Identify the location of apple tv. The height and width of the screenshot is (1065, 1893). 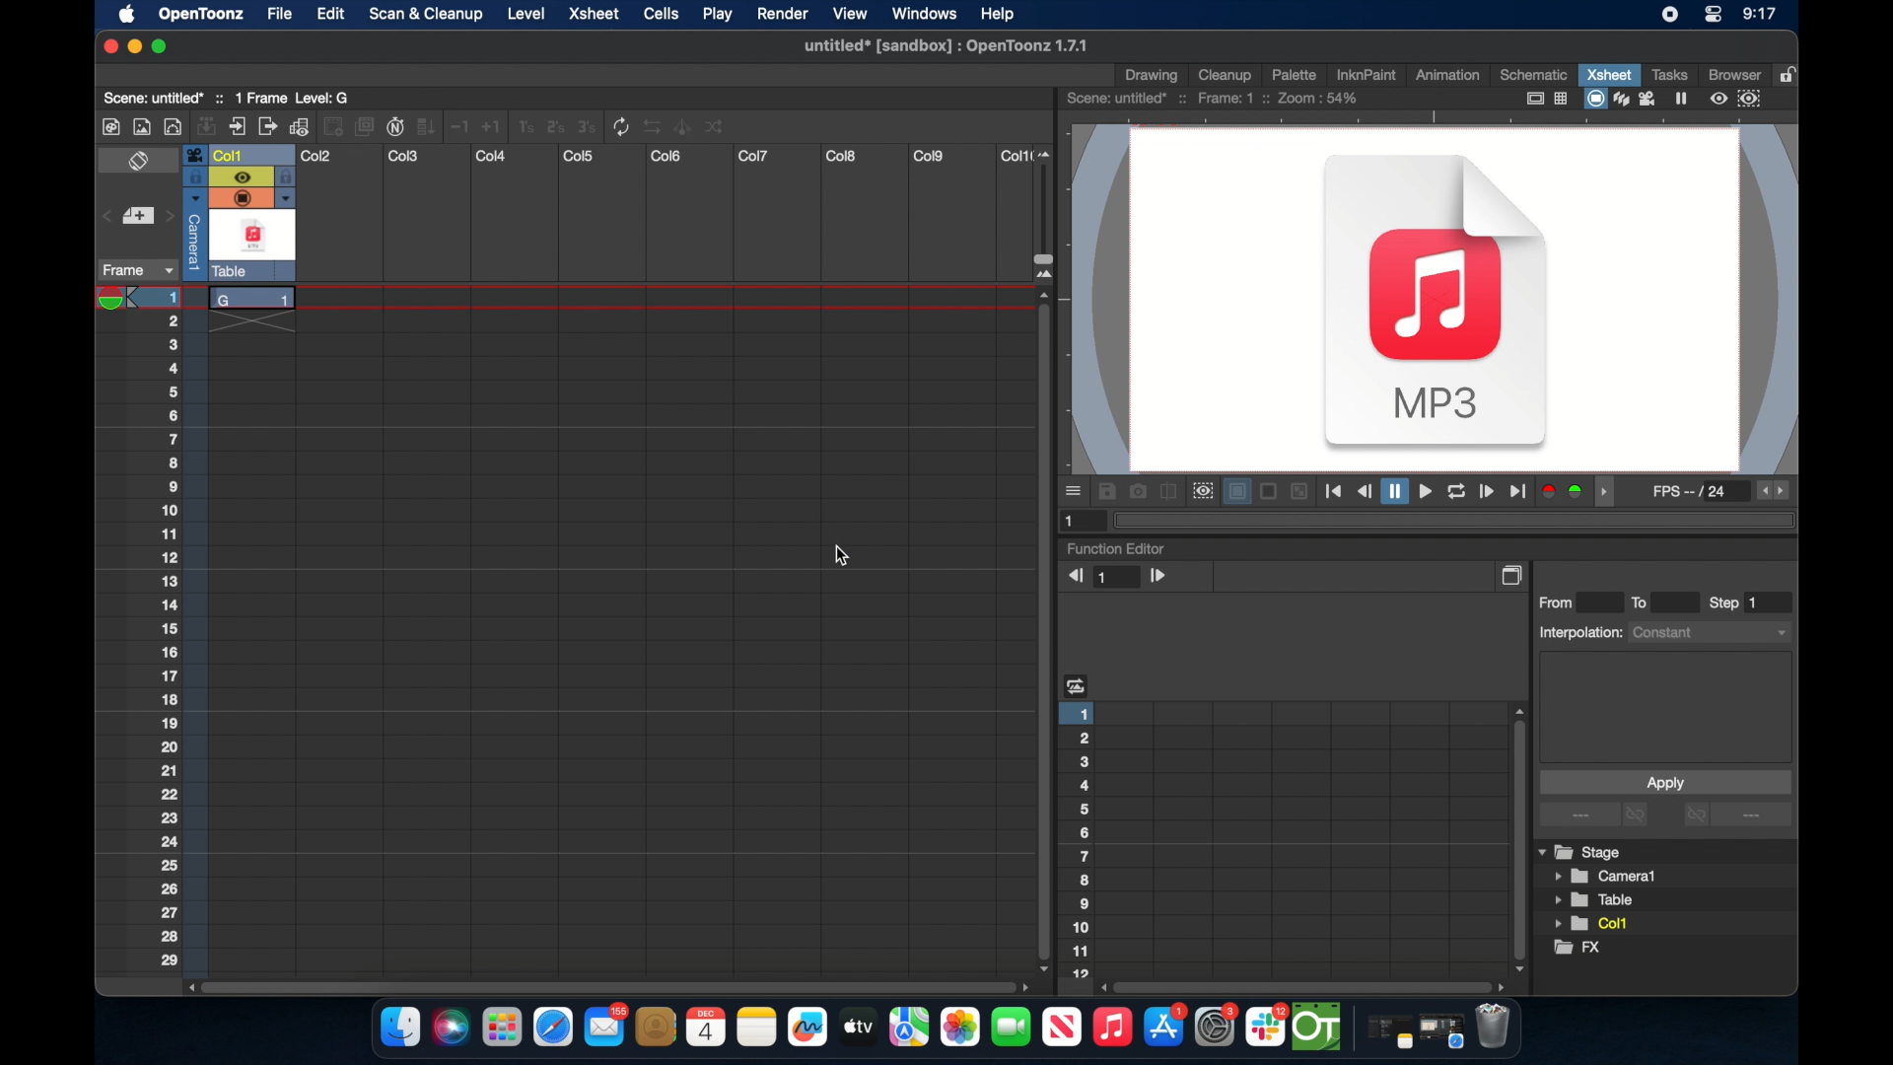
(1061, 1028).